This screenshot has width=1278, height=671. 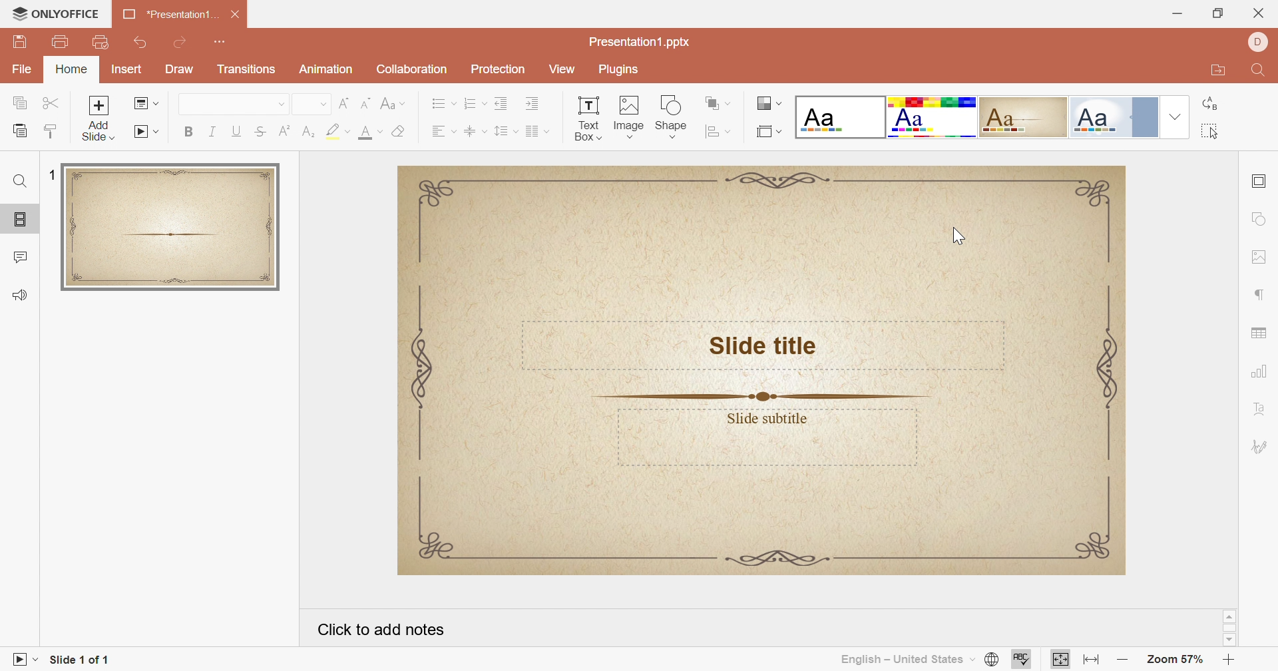 What do you see at coordinates (71, 68) in the screenshot?
I see `Home` at bounding box center [71, 68].